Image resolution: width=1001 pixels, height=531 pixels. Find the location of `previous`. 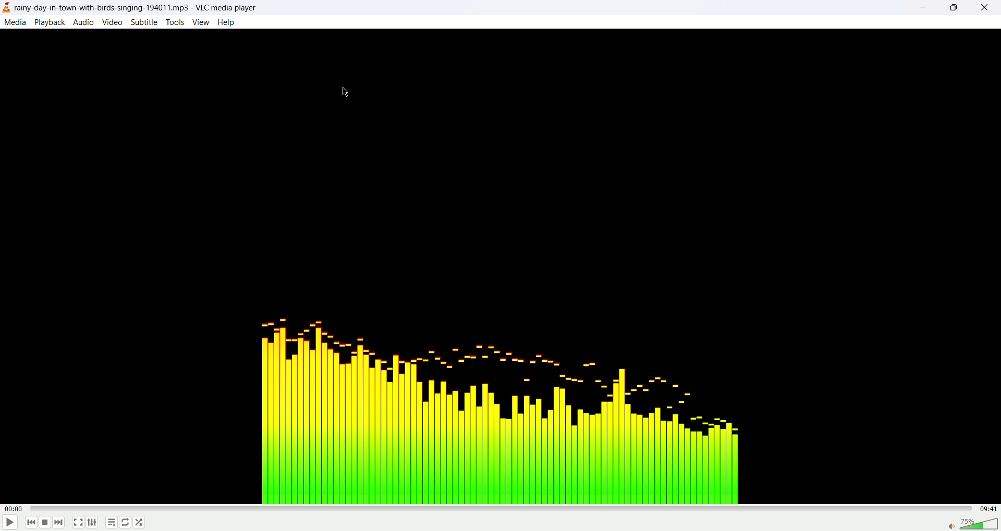

previous is located at coordinates (30, 522).